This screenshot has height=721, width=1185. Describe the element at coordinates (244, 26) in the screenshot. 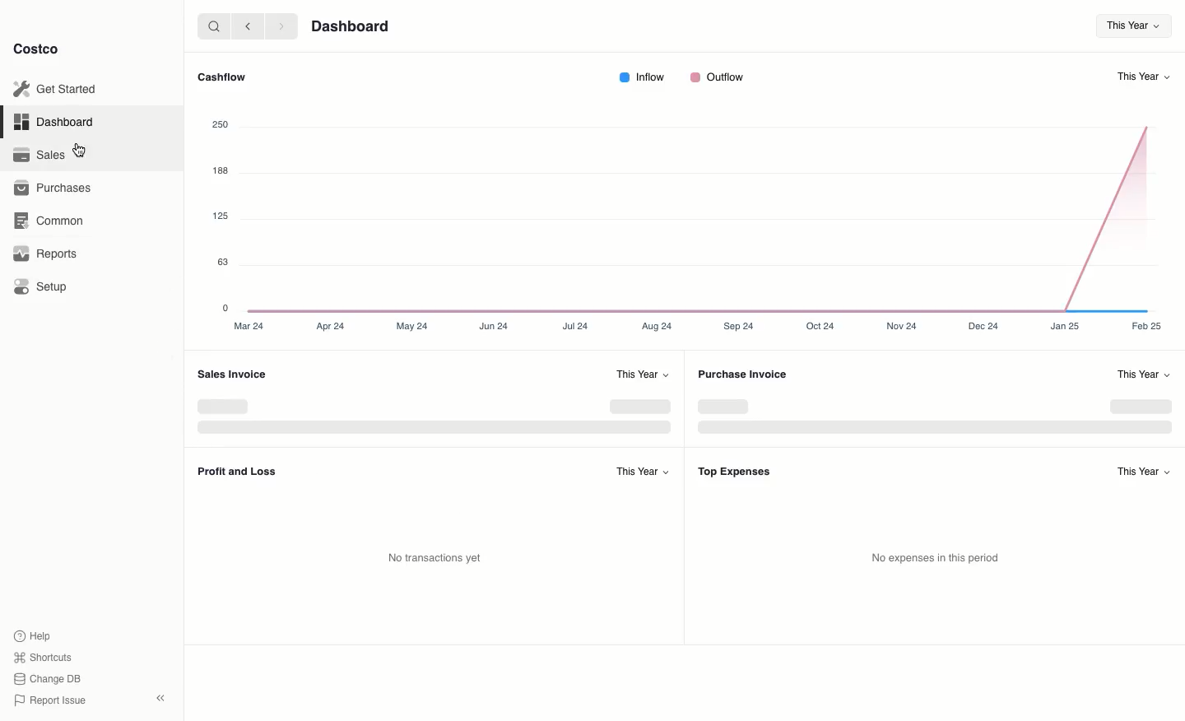

I see `backward` at that location.